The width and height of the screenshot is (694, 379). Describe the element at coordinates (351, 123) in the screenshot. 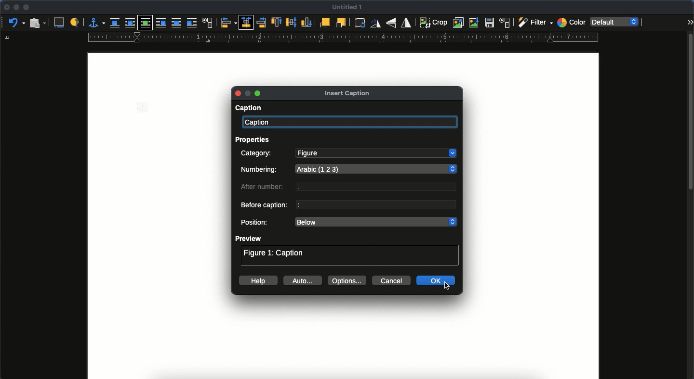

I see `caption` at that location.